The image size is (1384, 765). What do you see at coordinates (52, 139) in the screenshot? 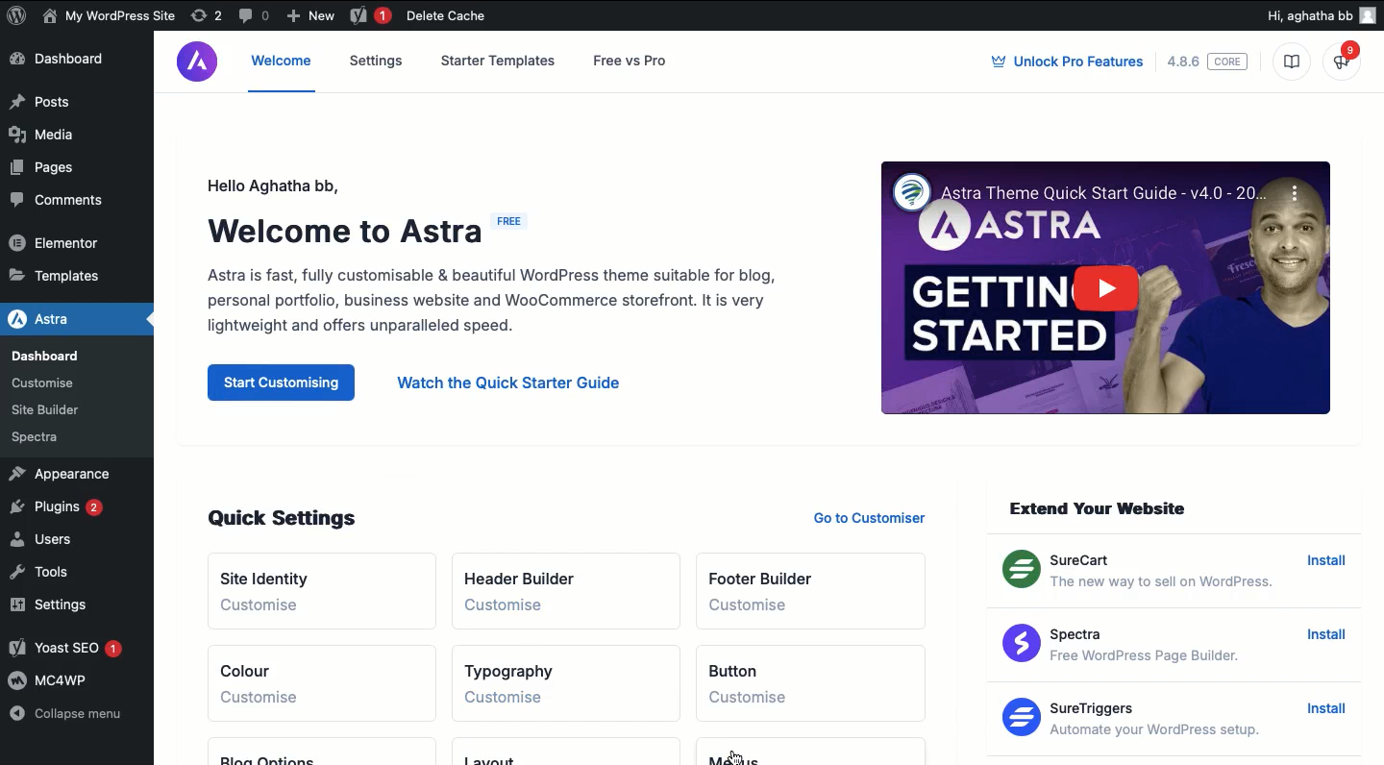
I see `Media` at bounding box center [52, 139].